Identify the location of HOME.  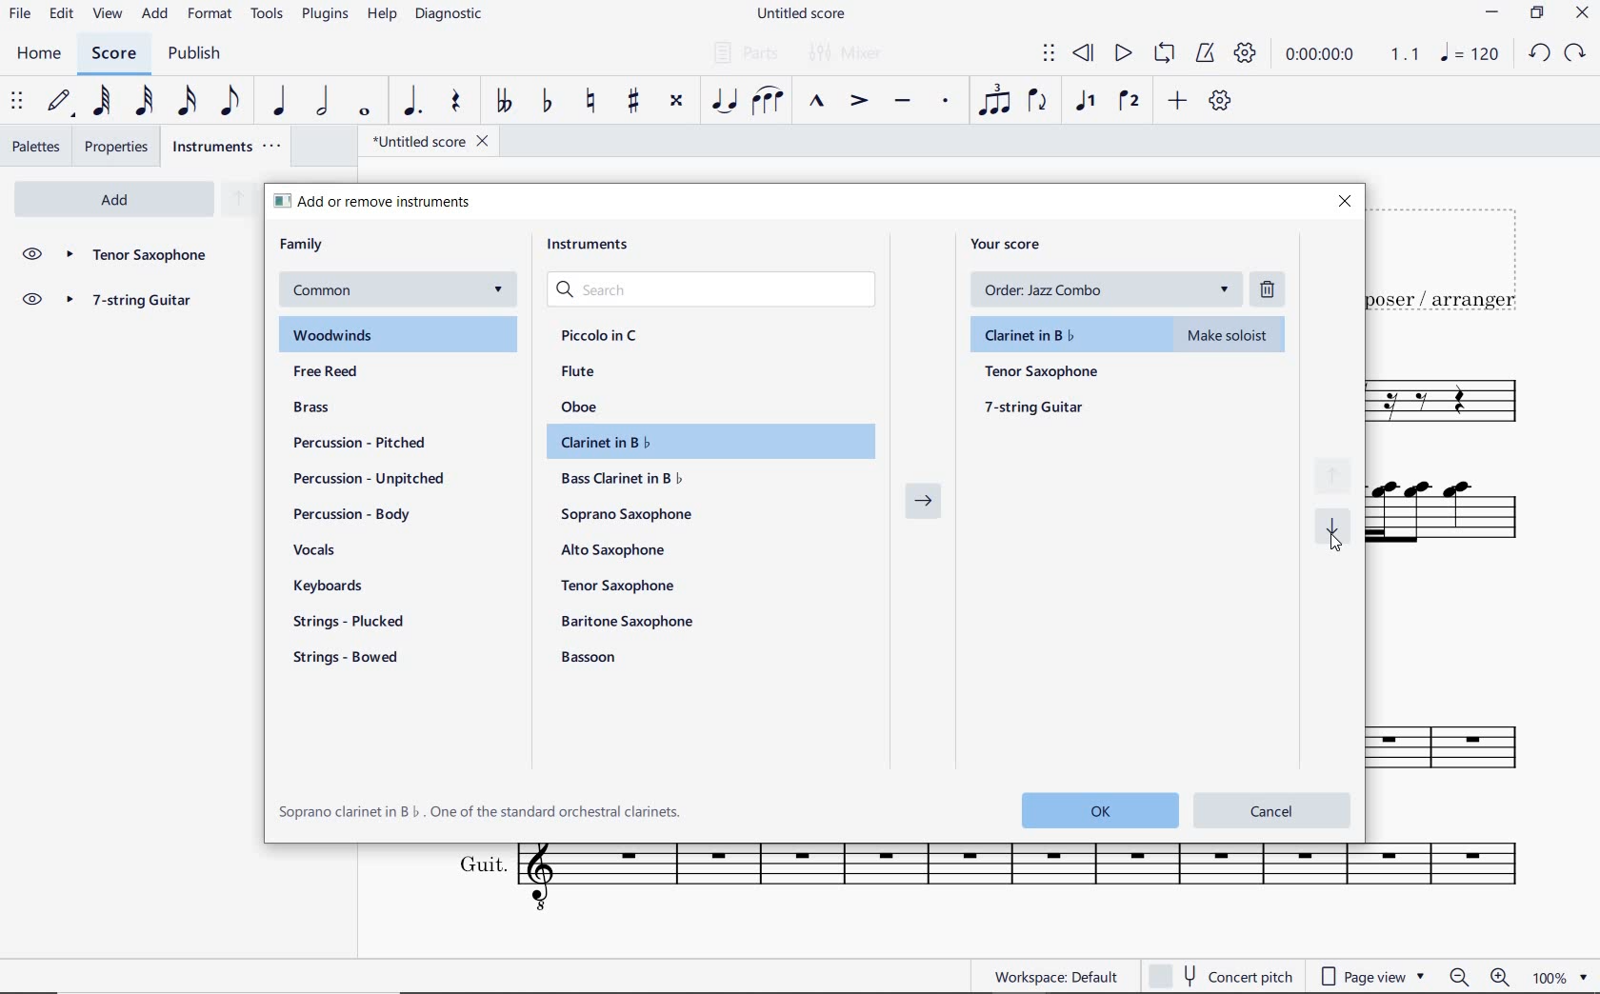
(40, 55).